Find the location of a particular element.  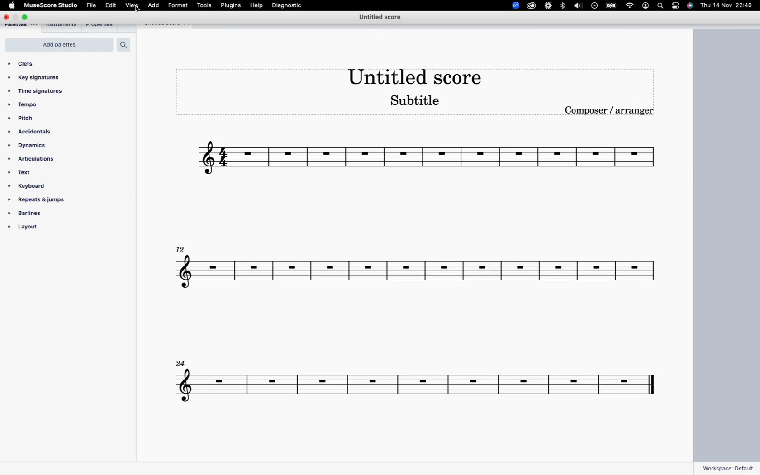

battery is located at coordinates (612, 6).